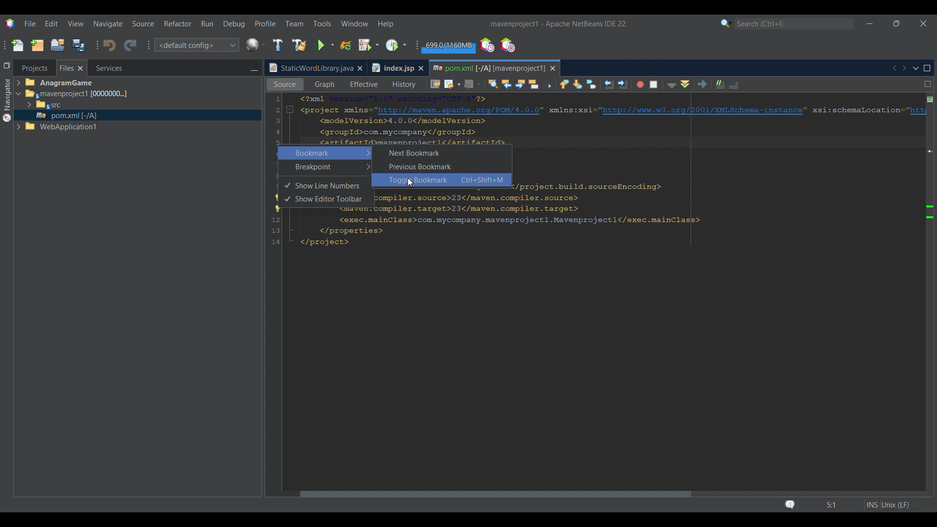 The width and height of the screenshot is (937, 527). What do you see at coordinates (726, 23) in the screenshot?
I see `Search category selection` at bounding box center [726, 23].